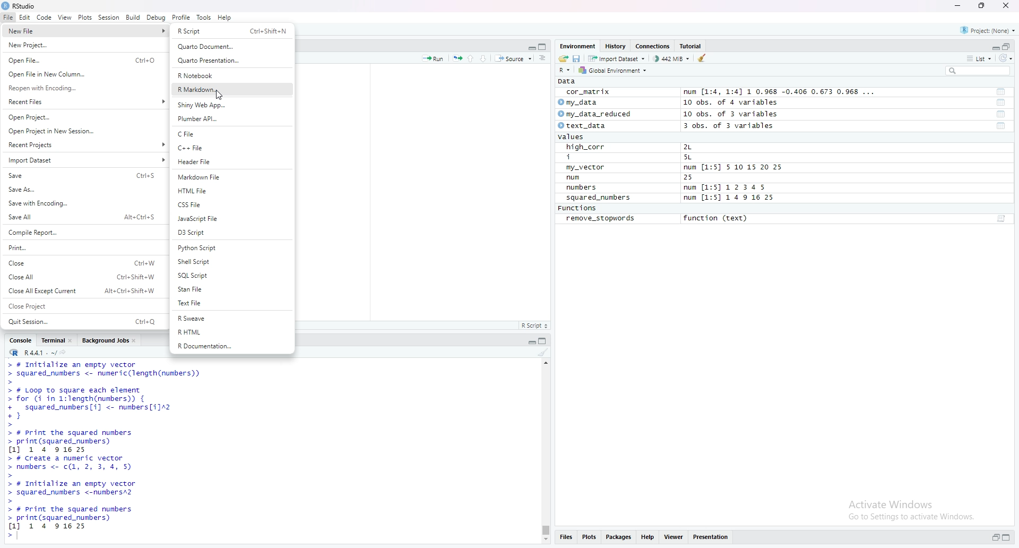  What do you see at coordinates (7, 17) in the screenshot?
I see `File` at bounding box center [7, 17].